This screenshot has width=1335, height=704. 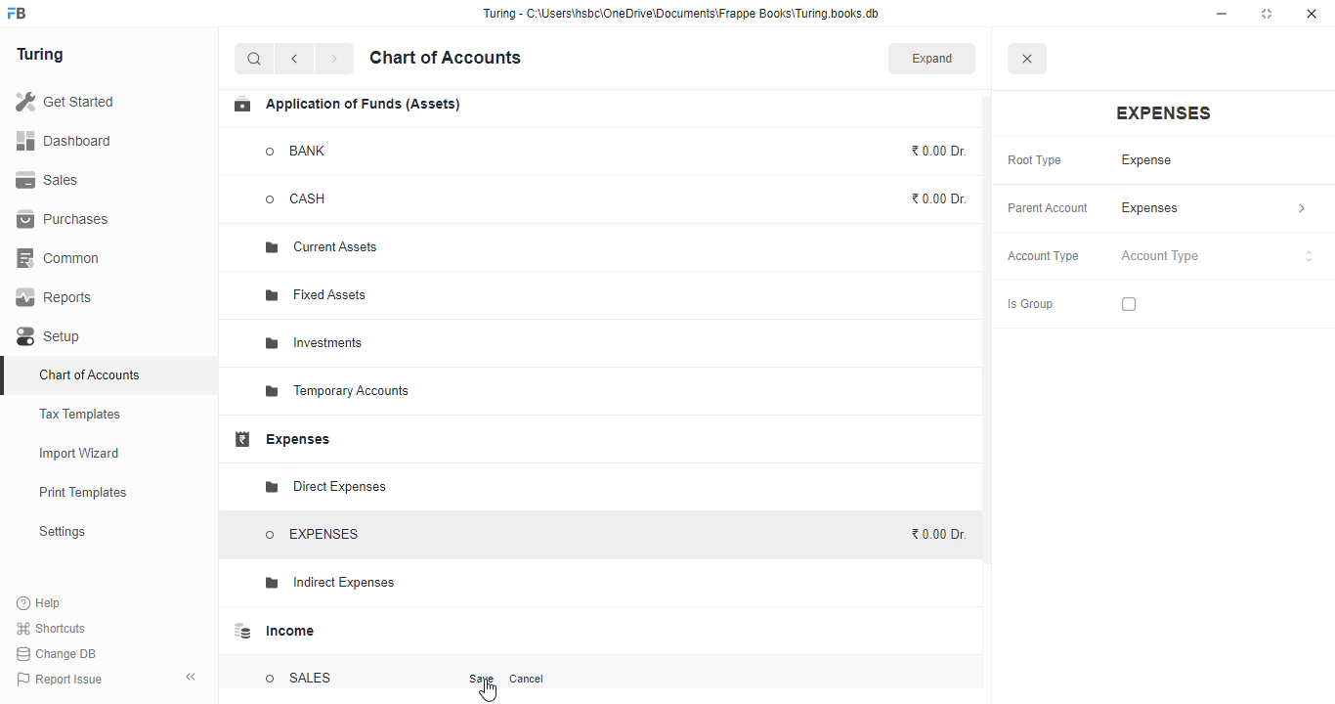 What do you see at coordinates (83, 492) in the screenshot?
I see `print templates` at bounding box center [83, 492].